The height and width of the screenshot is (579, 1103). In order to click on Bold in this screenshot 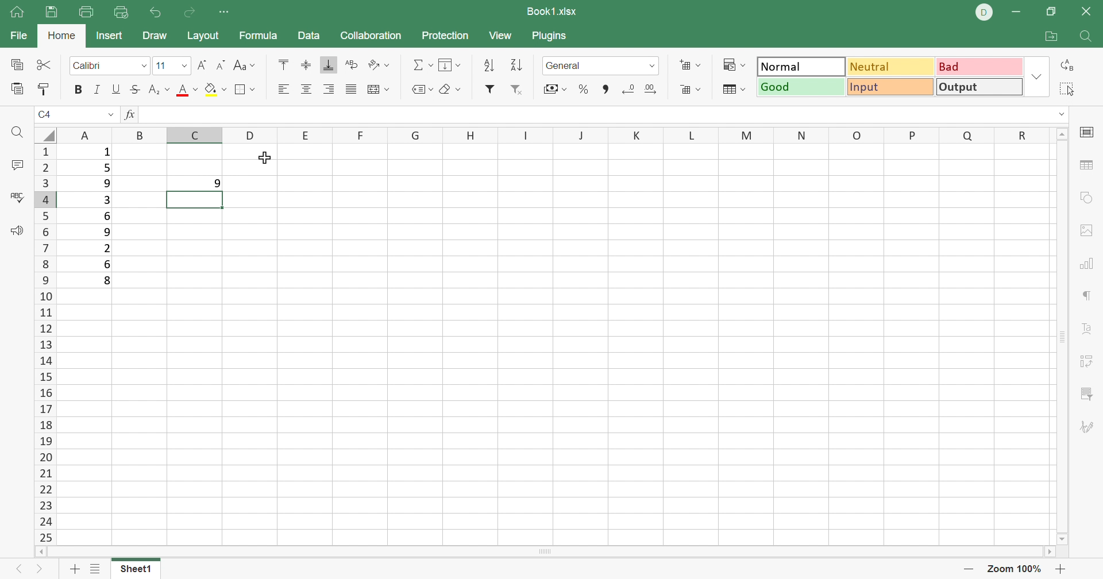, I will do `click(76, 88)`.